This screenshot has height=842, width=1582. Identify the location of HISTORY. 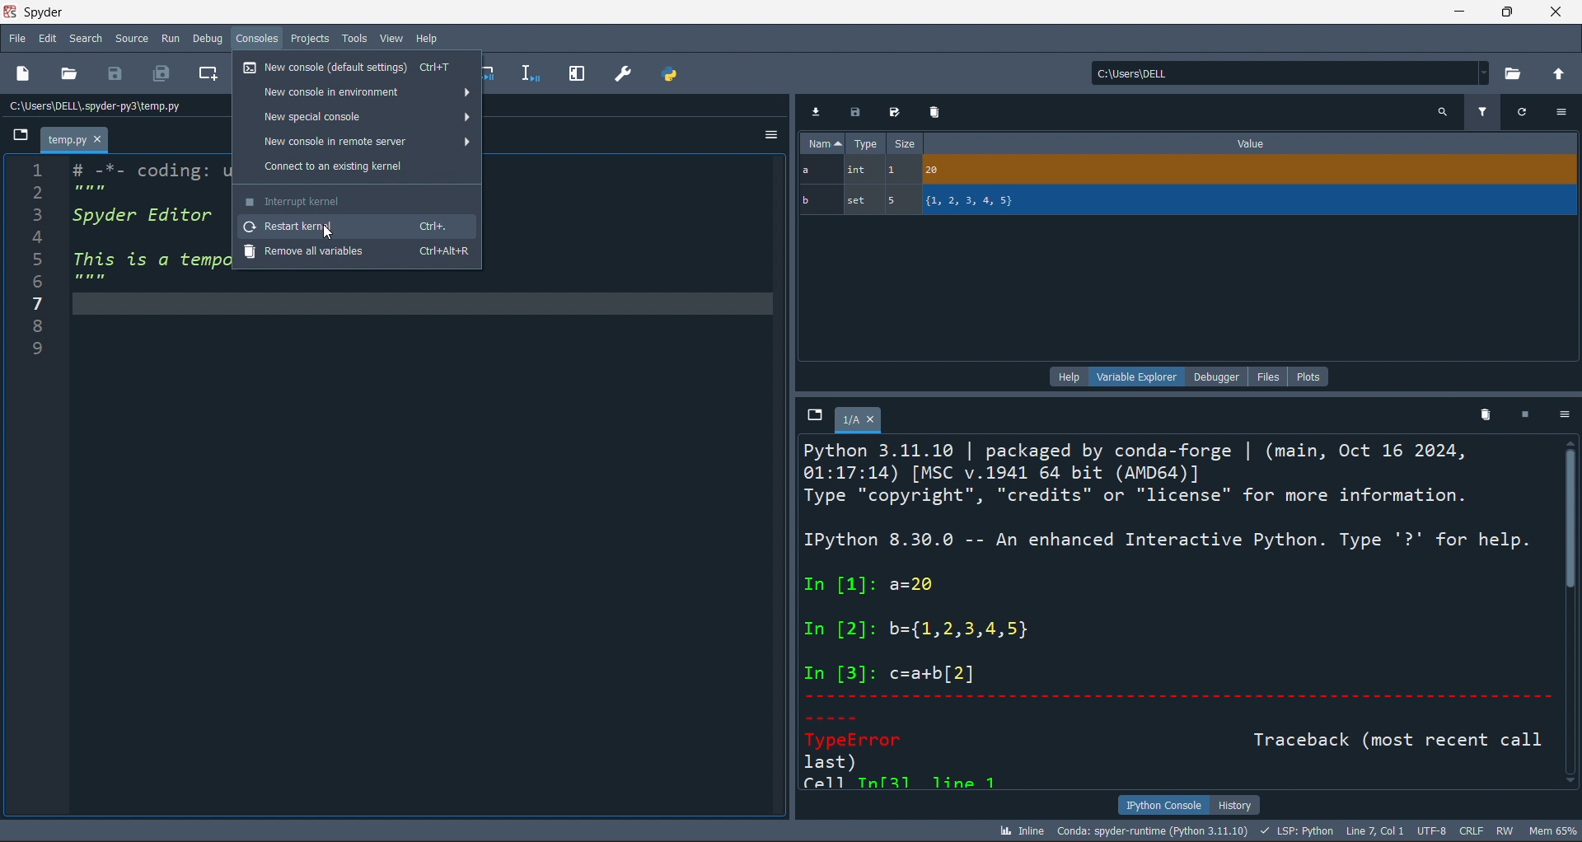
(1239, 802).